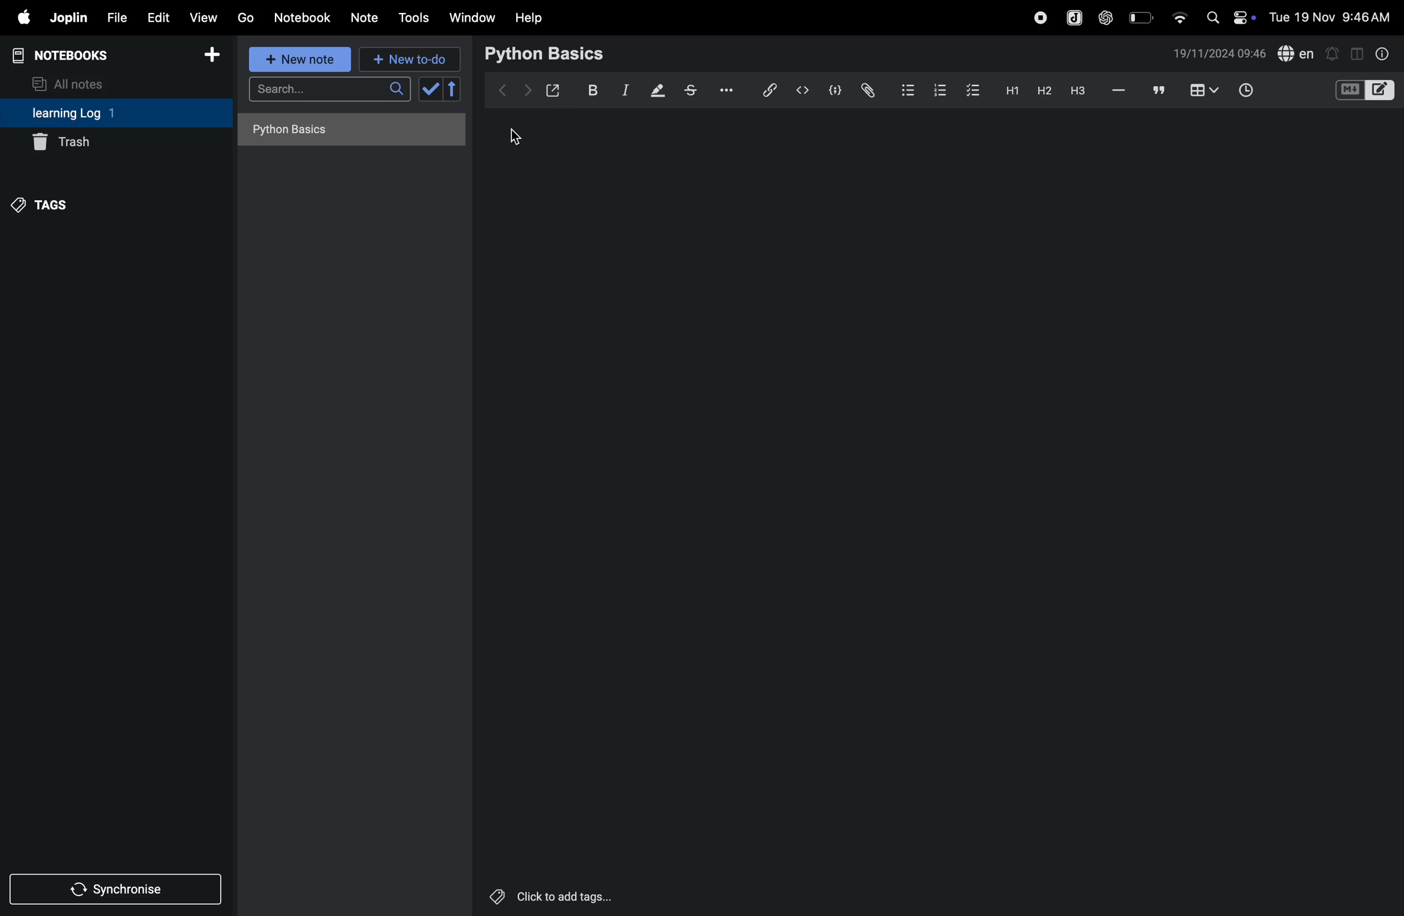 The width and height of the screenshot is (1404, 916). I want to click on click to addtags, so click(549, 895).